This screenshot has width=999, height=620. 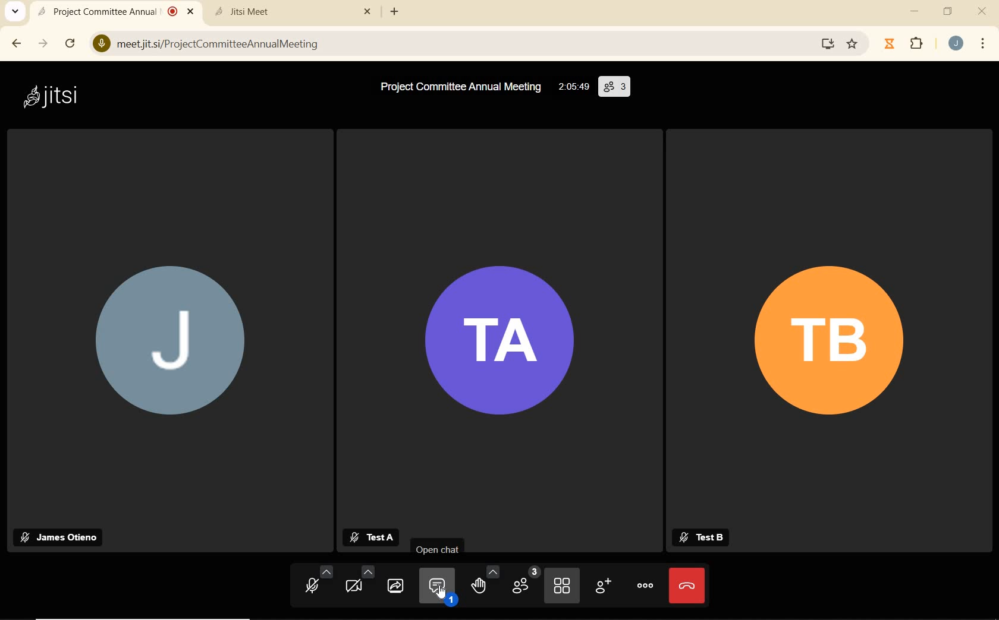 I want to click on James Otieno, so click(x=58, y=536).